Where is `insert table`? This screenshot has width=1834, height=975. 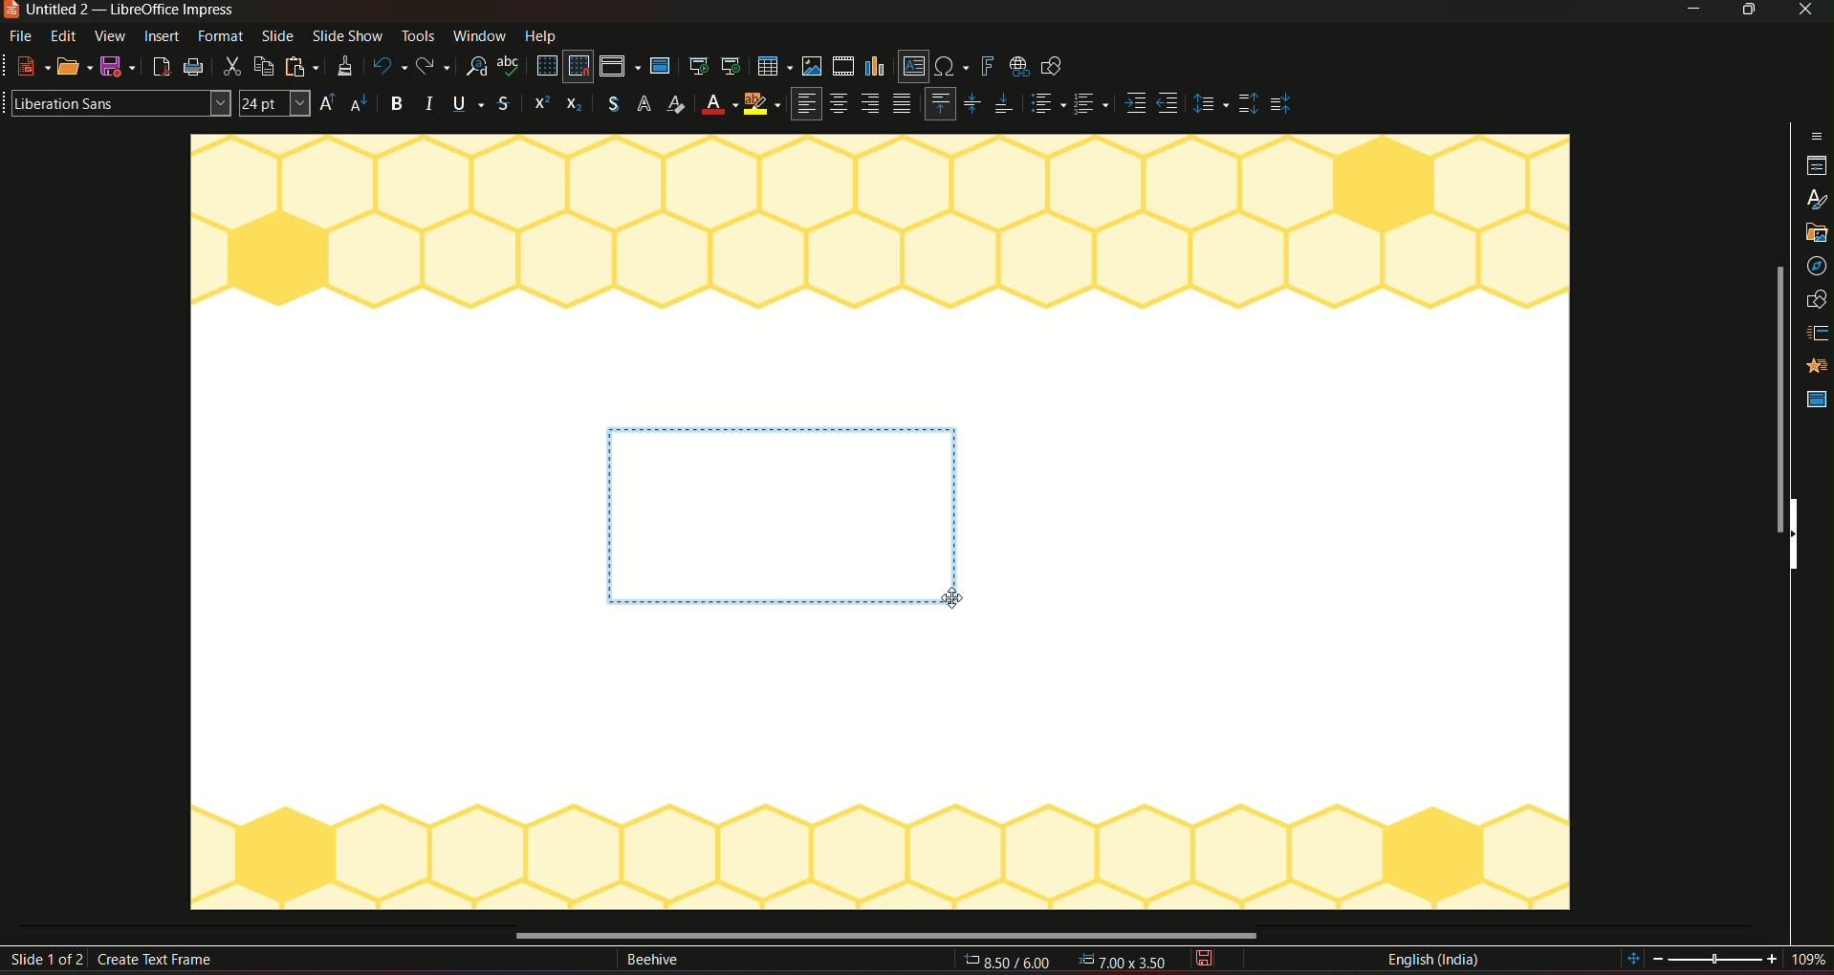
insert table is located at coordinates (772, 66).